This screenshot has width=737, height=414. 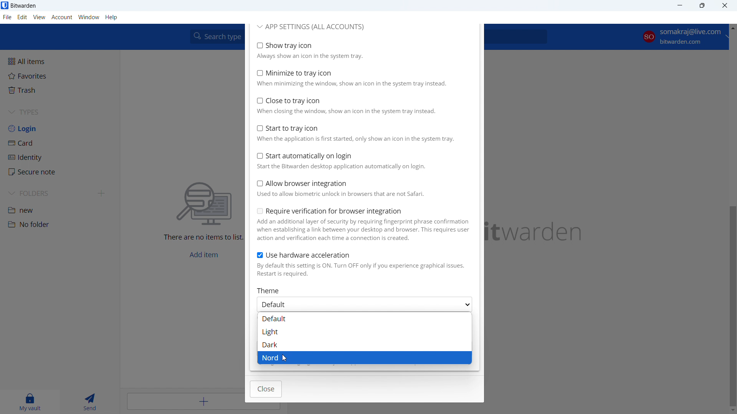 What do you see at coordinates (364, 319) in the screenshot?
I see `default` at bounding box center [364, 319].